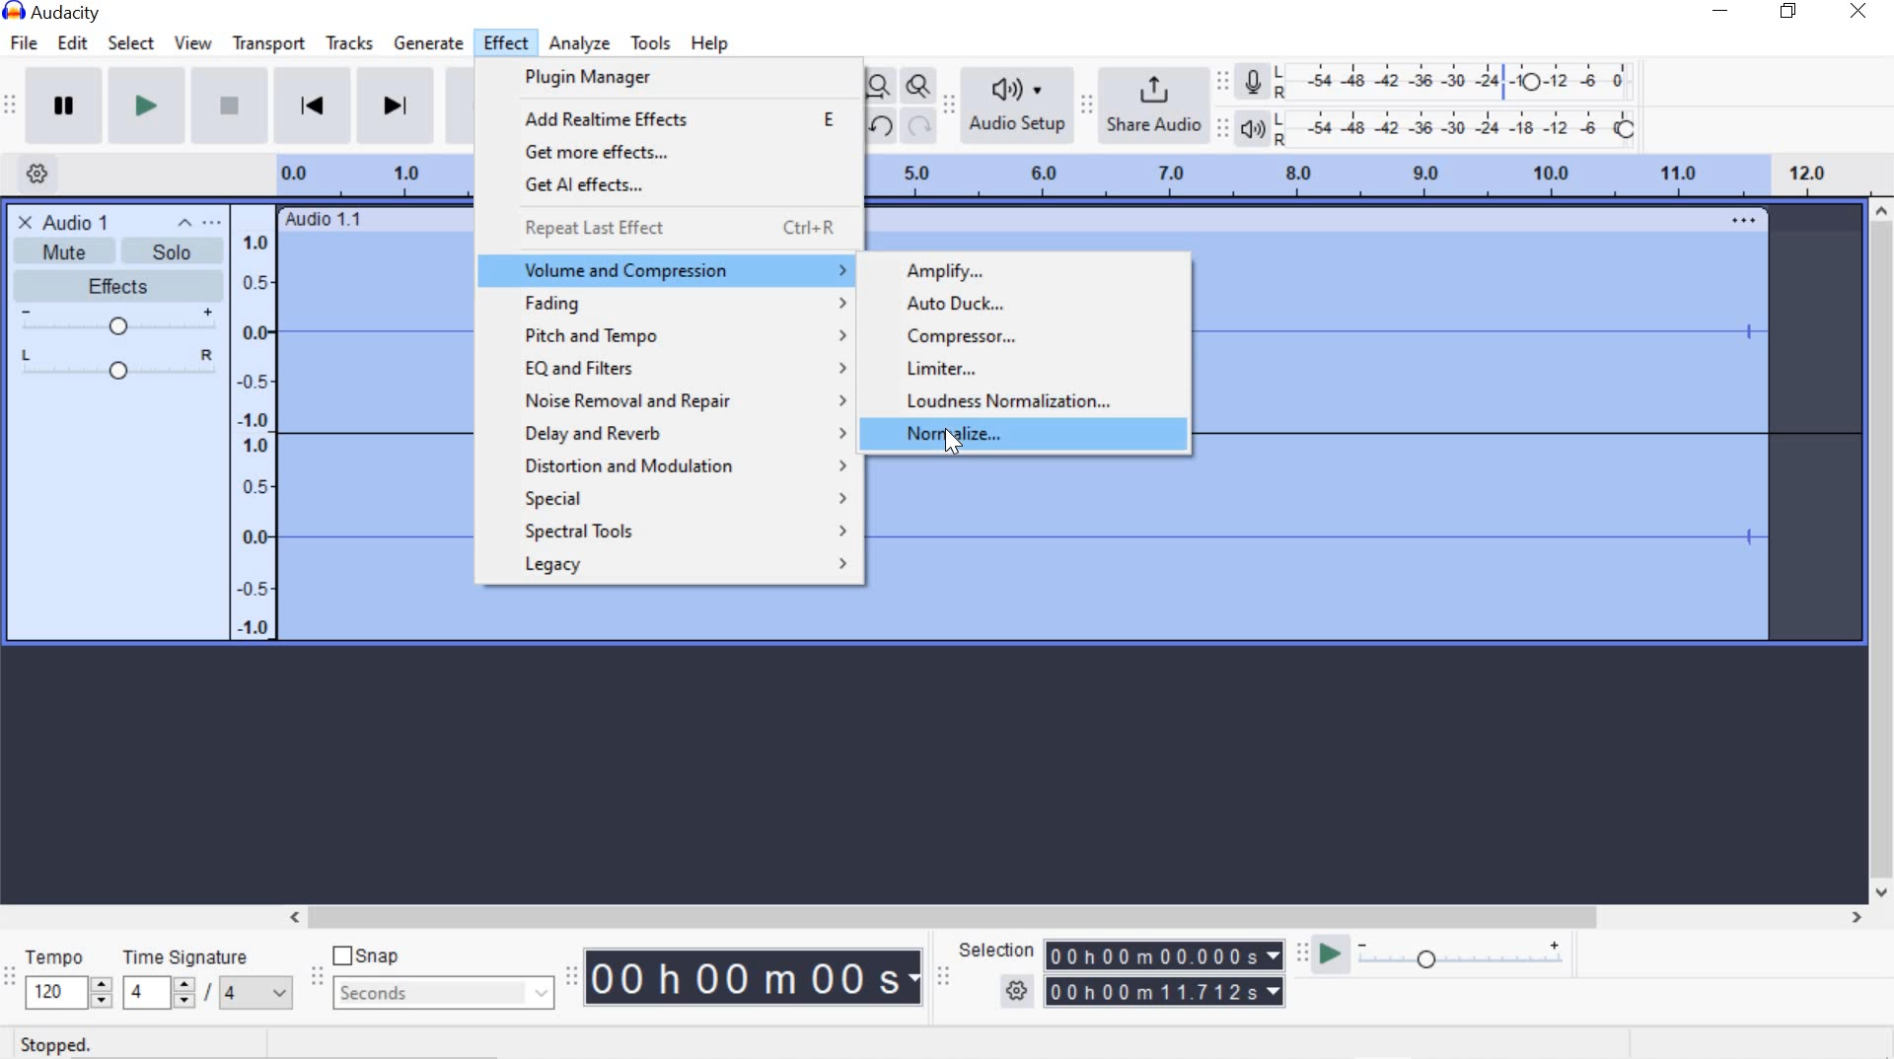 This screenshot has width=1894, height=1059. What do you see at coordinates (991, 368) in the screenshot?
I see `Limiter` at bounding box center [991, 368].